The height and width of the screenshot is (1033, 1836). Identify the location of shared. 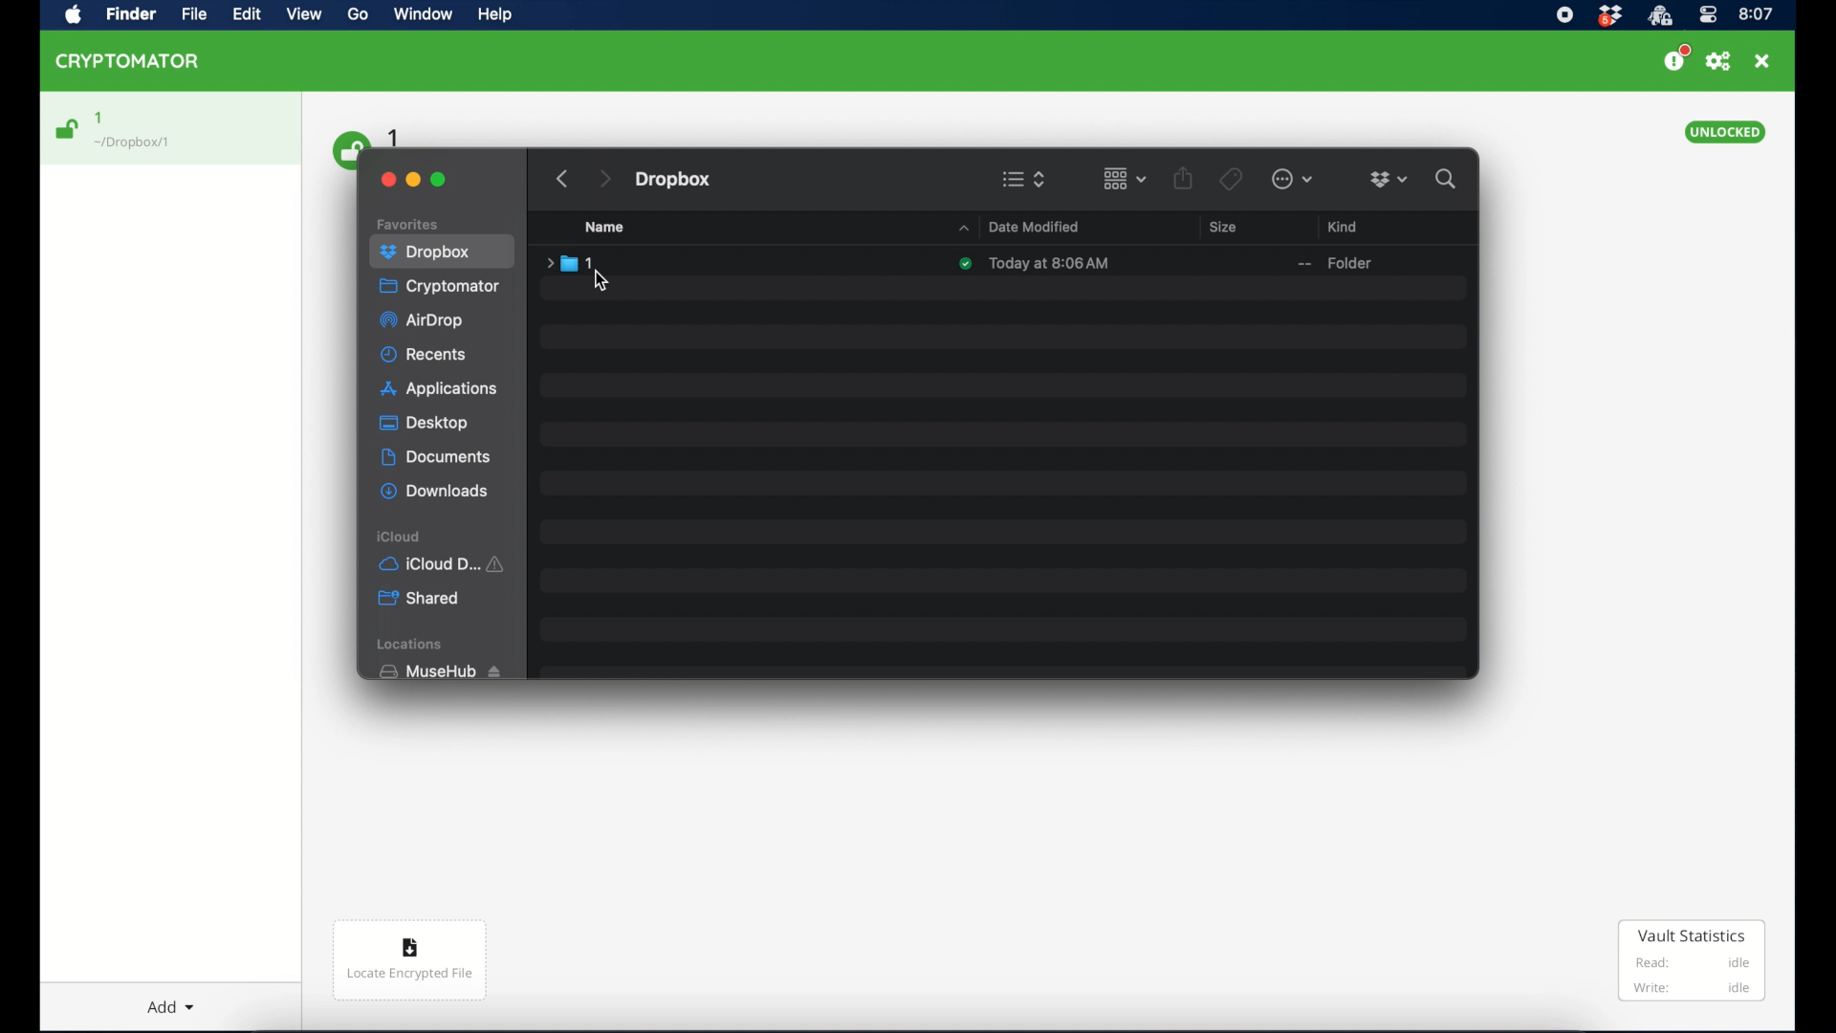
(421, 599).